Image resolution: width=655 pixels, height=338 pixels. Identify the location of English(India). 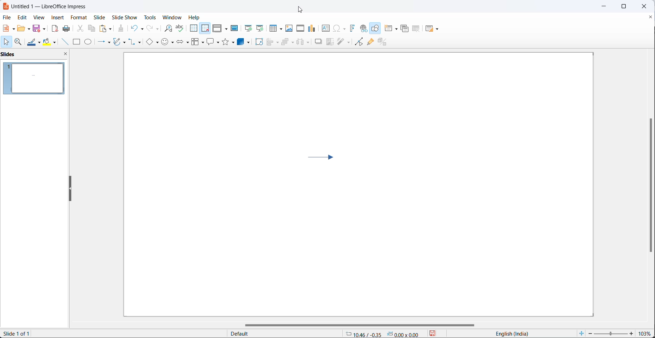
(509, 334).